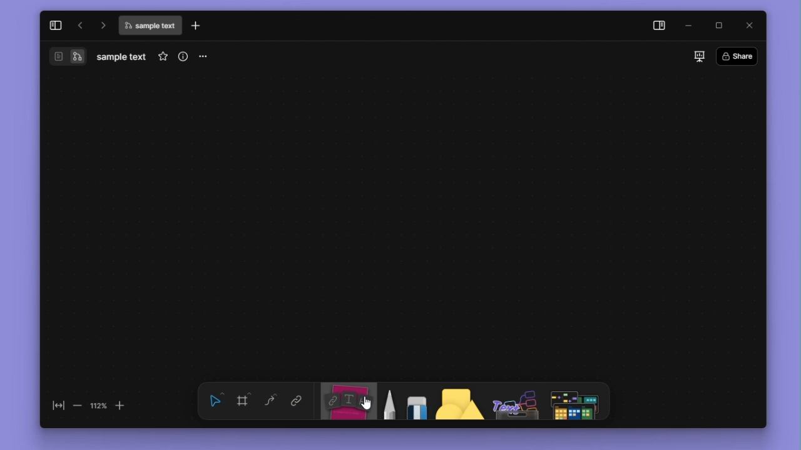 The height and width of the screenshot is (450, 801). Describe the element at coordinates (516, 401) in the screenshot. I see `other` at that location.